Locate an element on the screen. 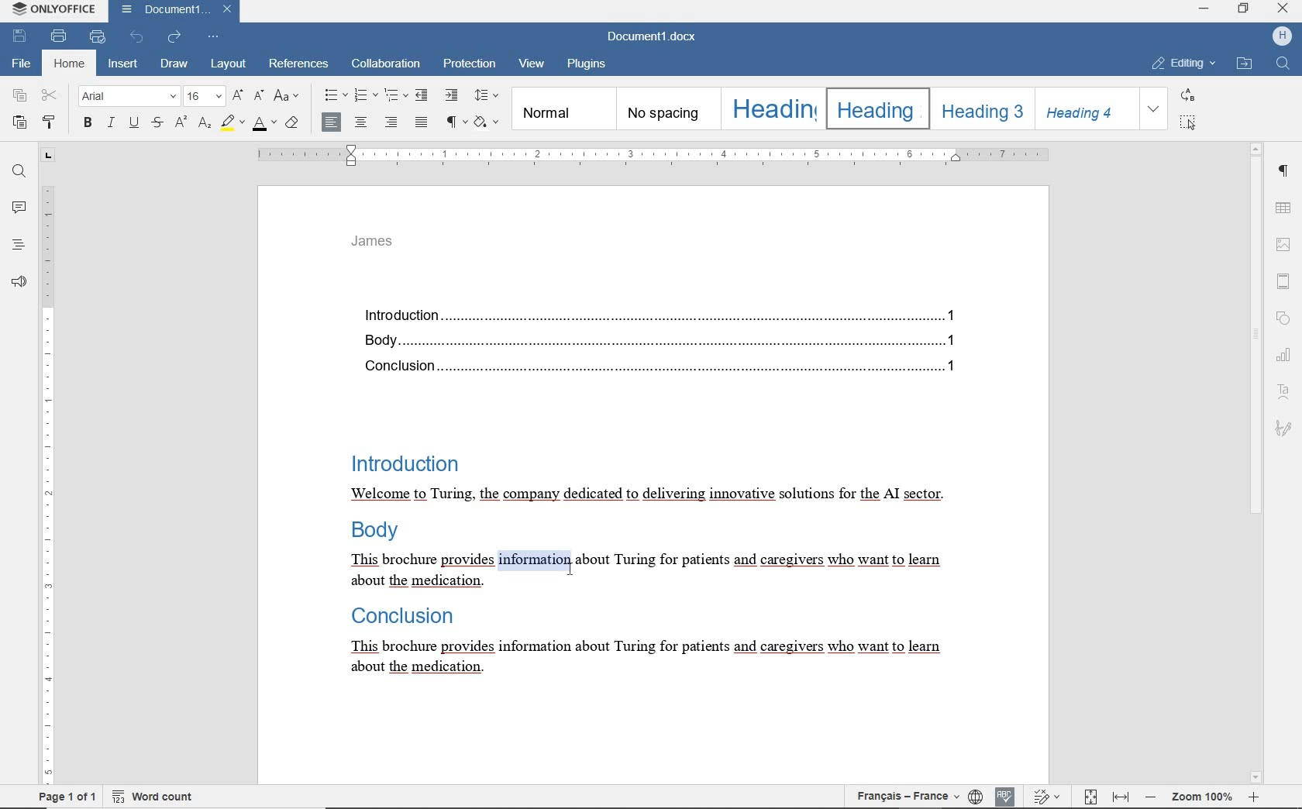  Body....1 is located at coordinates (653, 340).